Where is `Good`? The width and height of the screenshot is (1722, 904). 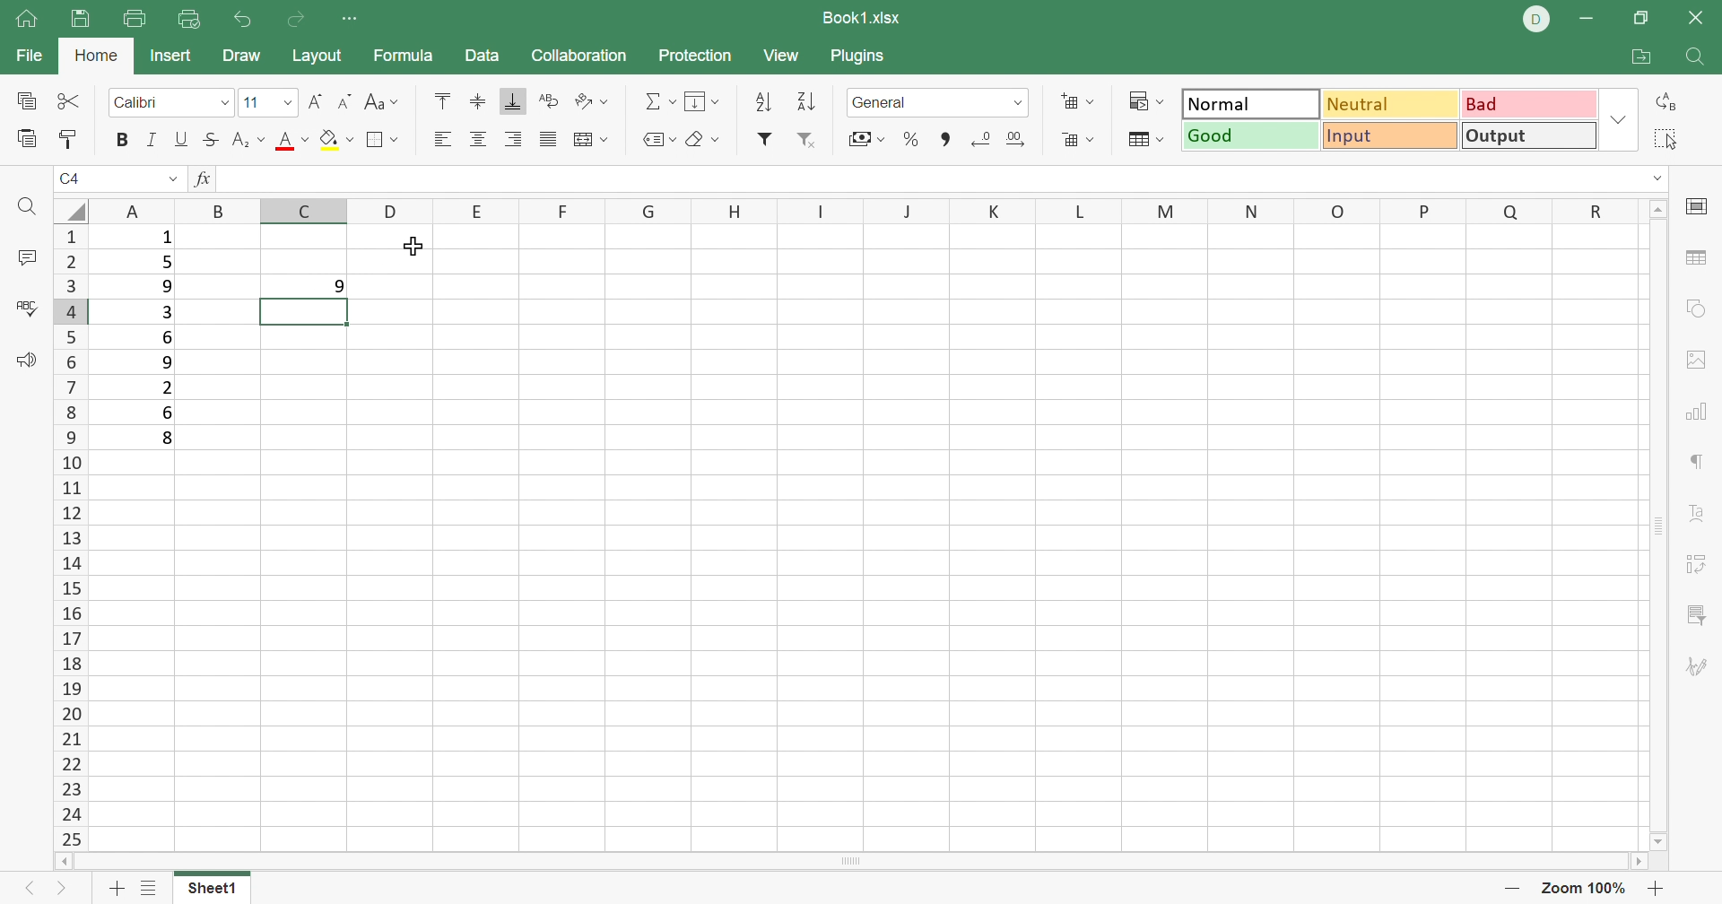 Good is located at coordinates (1249, 135).